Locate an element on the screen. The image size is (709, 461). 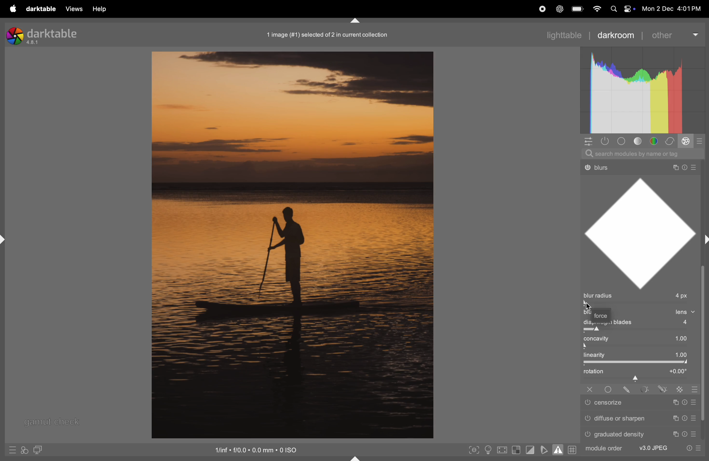
color is located at coordinates (655, 141).